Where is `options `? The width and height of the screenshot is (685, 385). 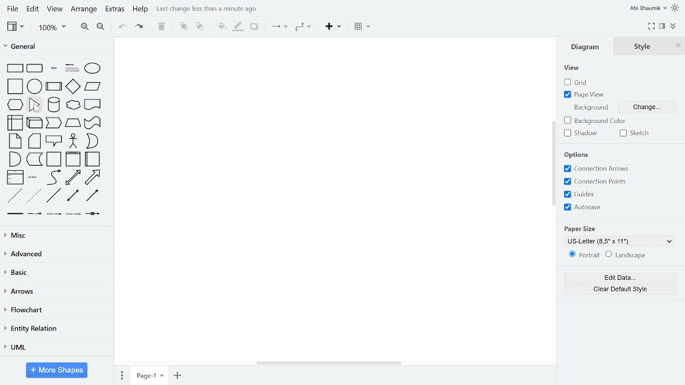 options  is located at coordinates (578, 154).